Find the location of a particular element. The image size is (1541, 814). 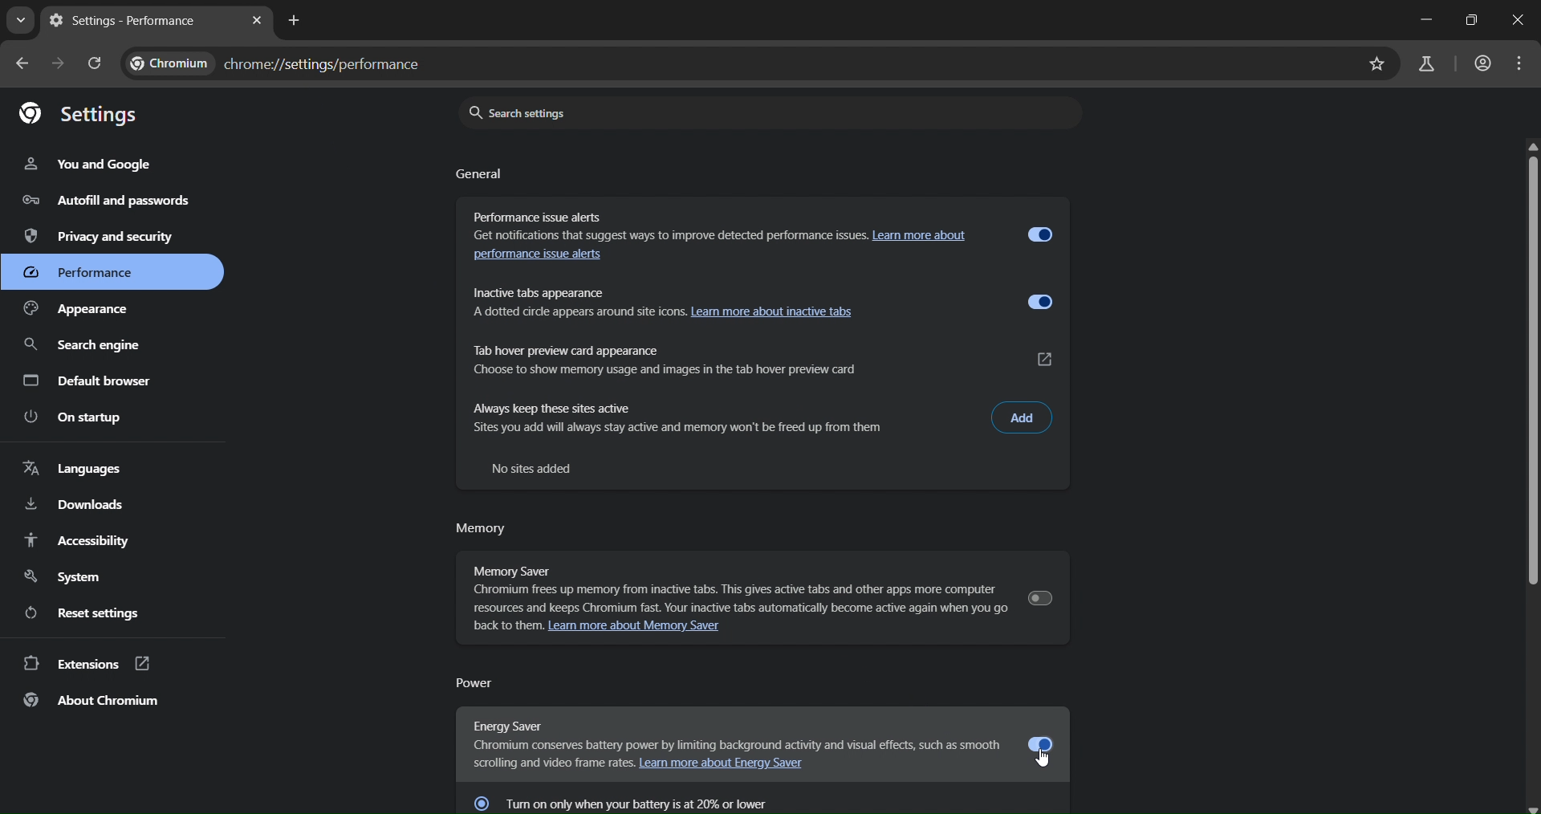

slidebar is located at coordinates (1531, 366).